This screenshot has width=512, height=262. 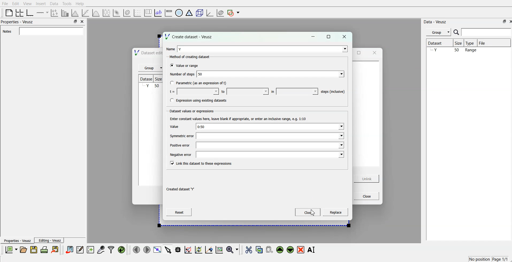 I want to click on open document, so click(x=24, y=250).